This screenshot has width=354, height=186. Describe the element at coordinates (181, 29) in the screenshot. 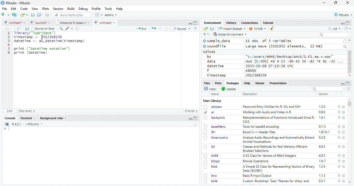

I see `Source` at that location.